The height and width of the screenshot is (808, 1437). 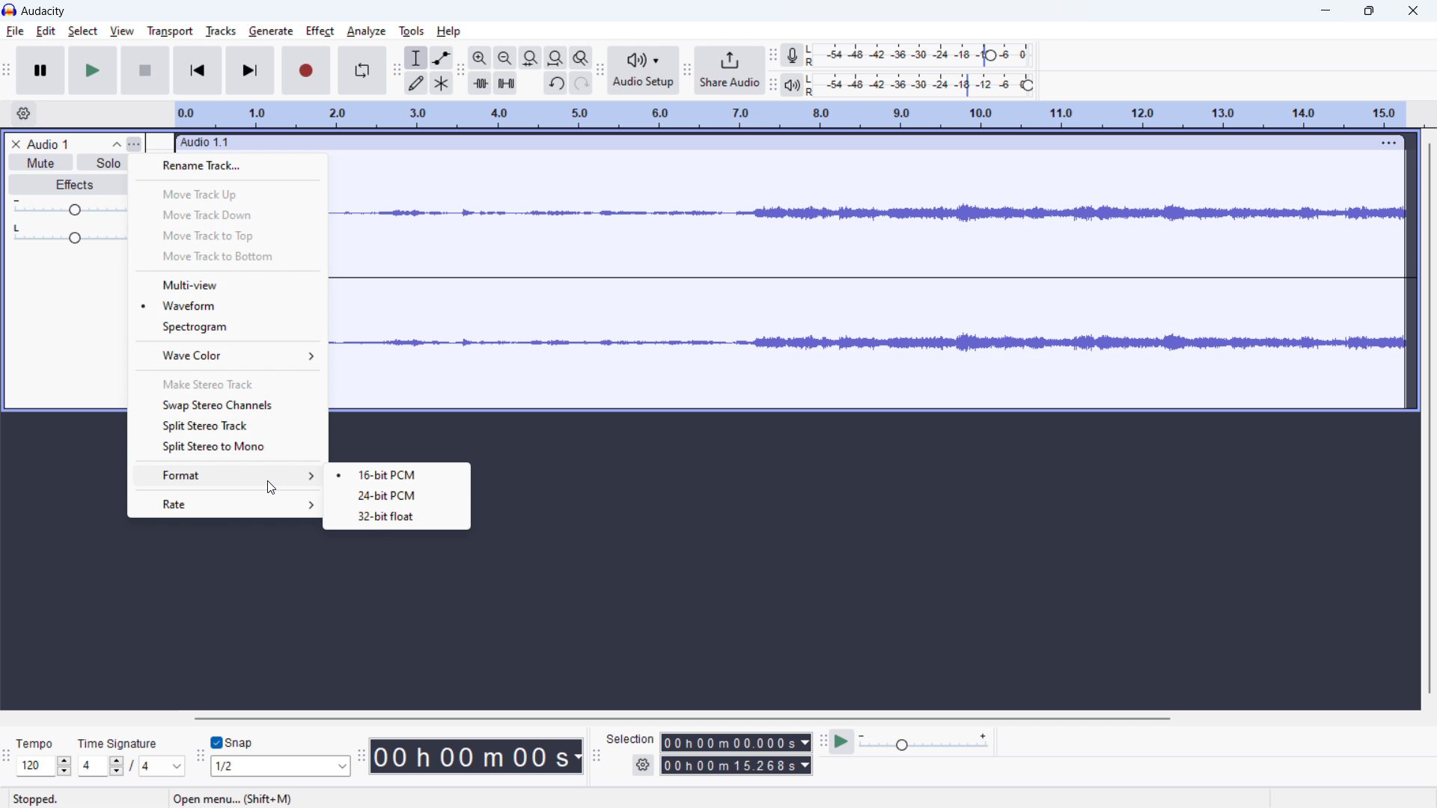 What do you see at coordinates (772, 142) in the screenshot?
I see `hold to move` at bounding box center [772, 142].